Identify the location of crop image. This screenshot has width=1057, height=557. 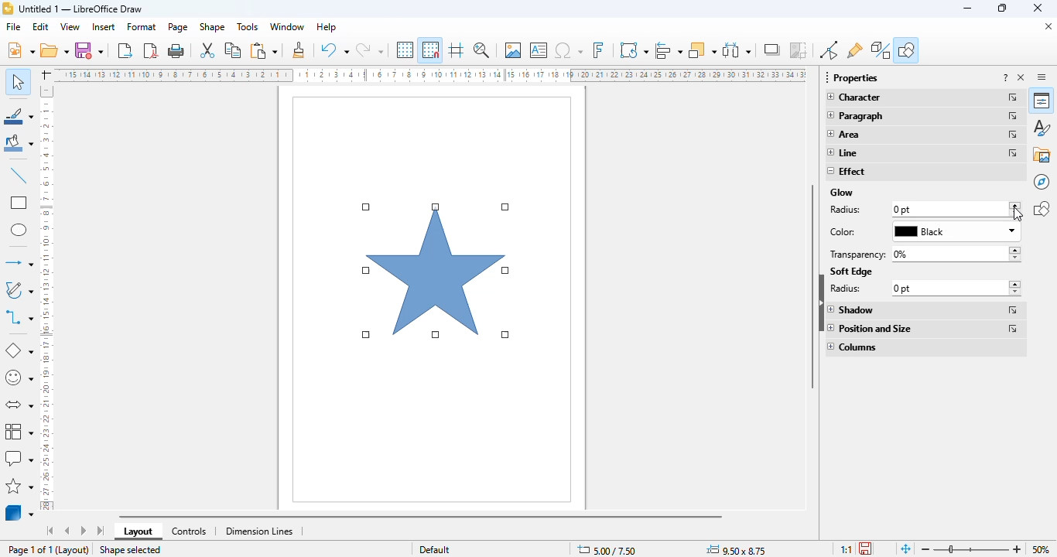
(799, 50).